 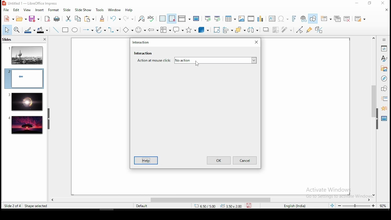 I want to click on zoom tool, so click(x=17, y=30).